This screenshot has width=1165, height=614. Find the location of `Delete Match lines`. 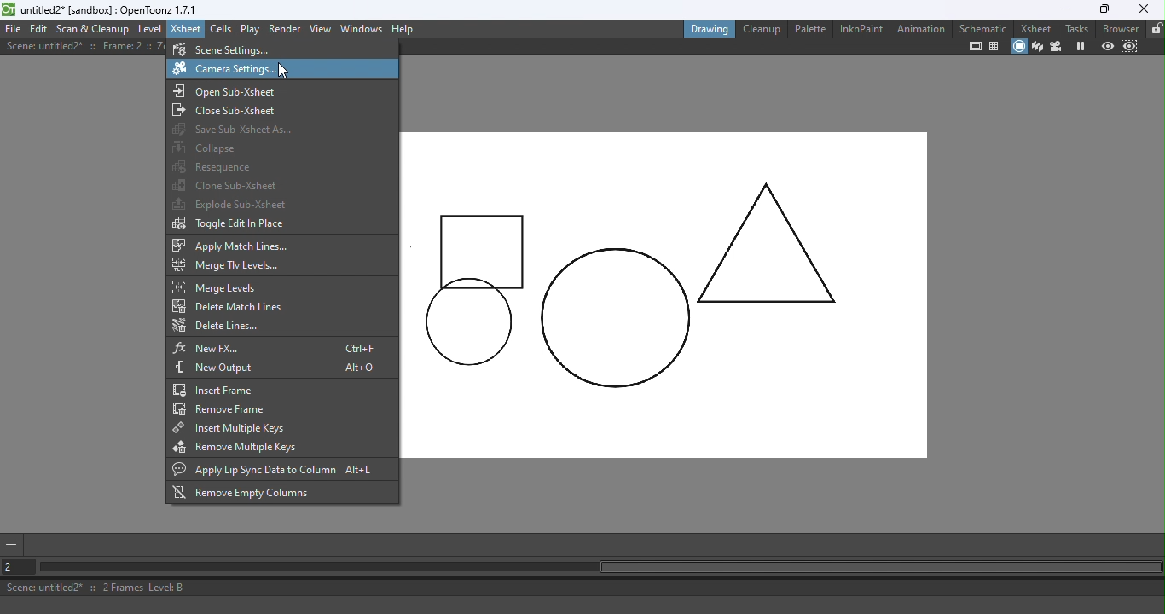

Delete Match lines is located at coordinates (226, 306).